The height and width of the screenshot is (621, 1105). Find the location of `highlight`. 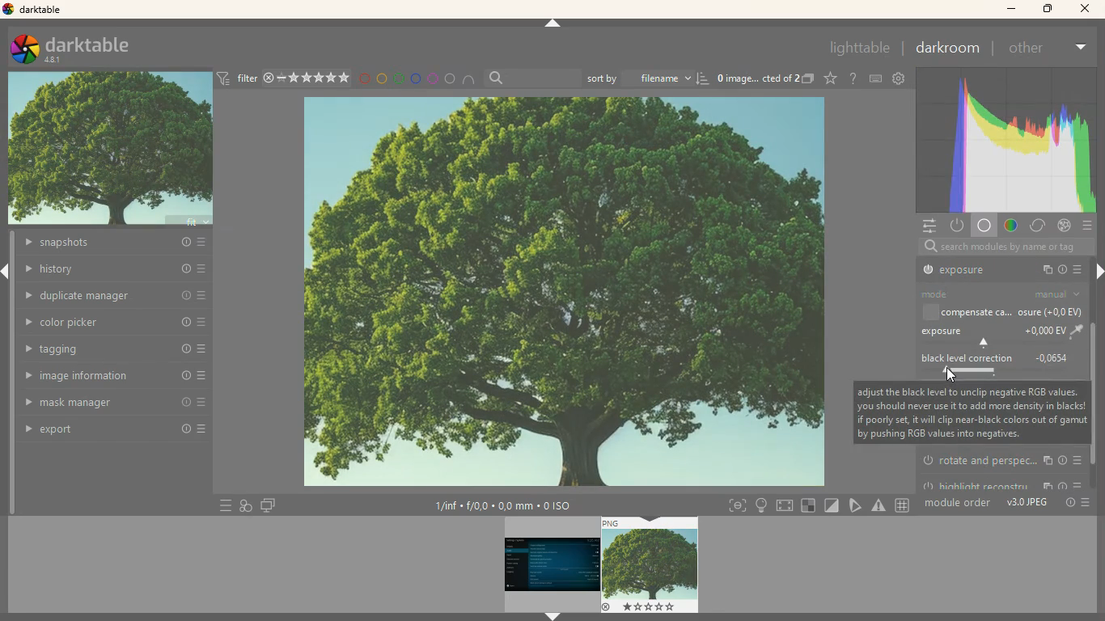

highlight is located at coordinates (1002, 484).